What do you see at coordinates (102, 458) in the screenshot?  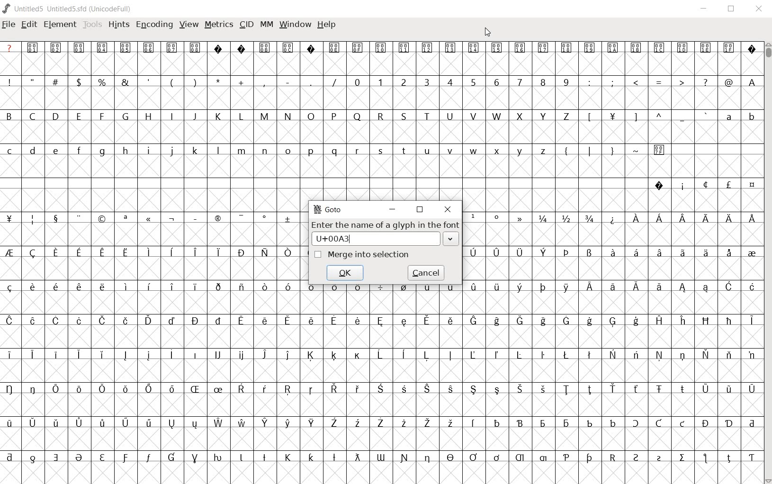 I see `Symbol` at bounding box center [102, 458].